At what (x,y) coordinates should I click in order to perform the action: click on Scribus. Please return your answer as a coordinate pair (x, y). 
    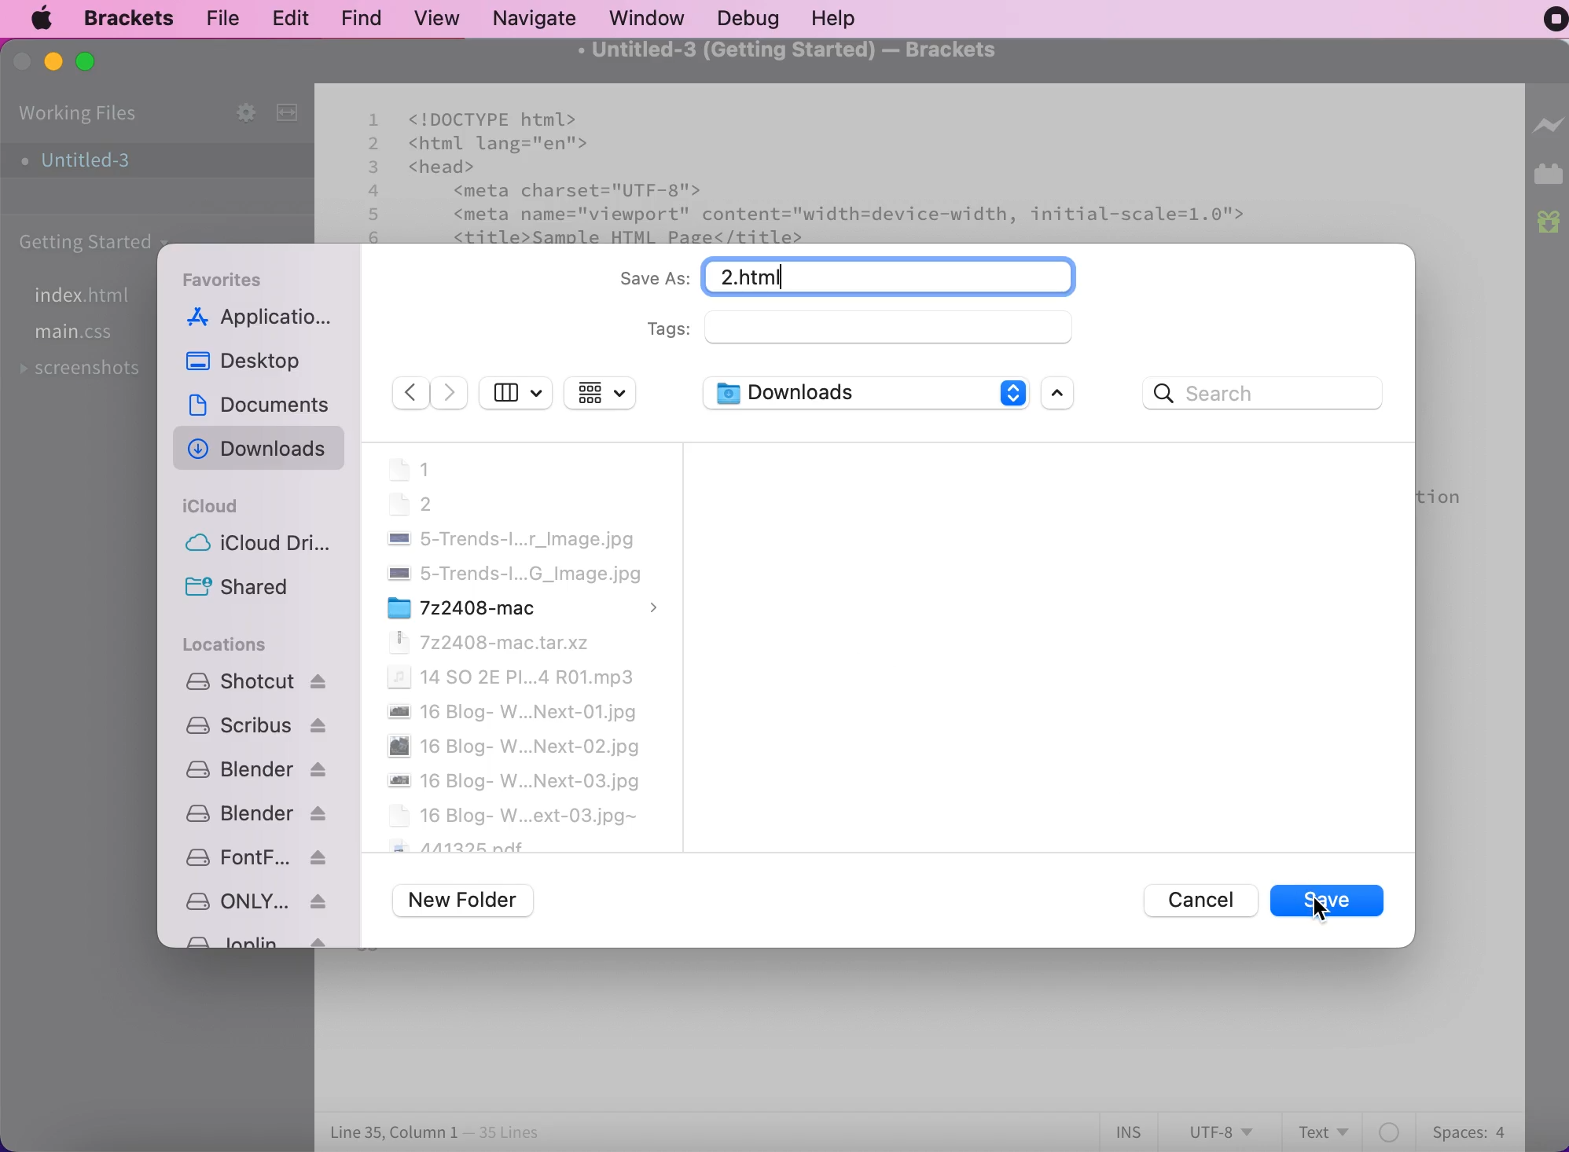
    Looking at the image, I should click on (253, 725).